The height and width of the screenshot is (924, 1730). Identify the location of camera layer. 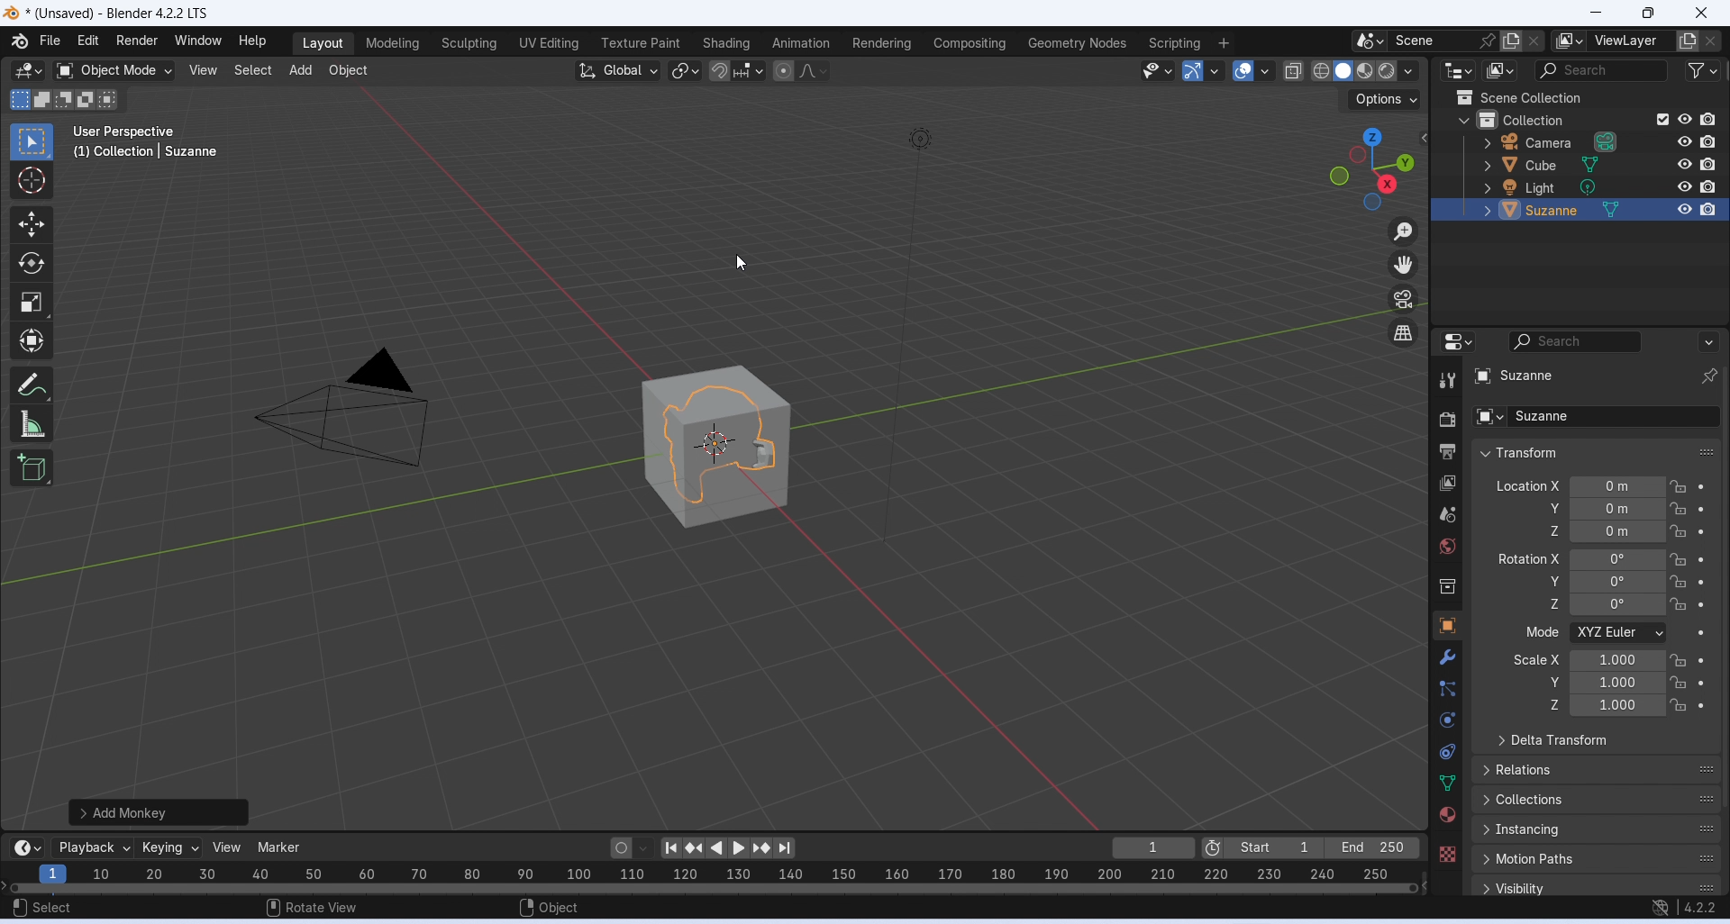
(1569, 141).